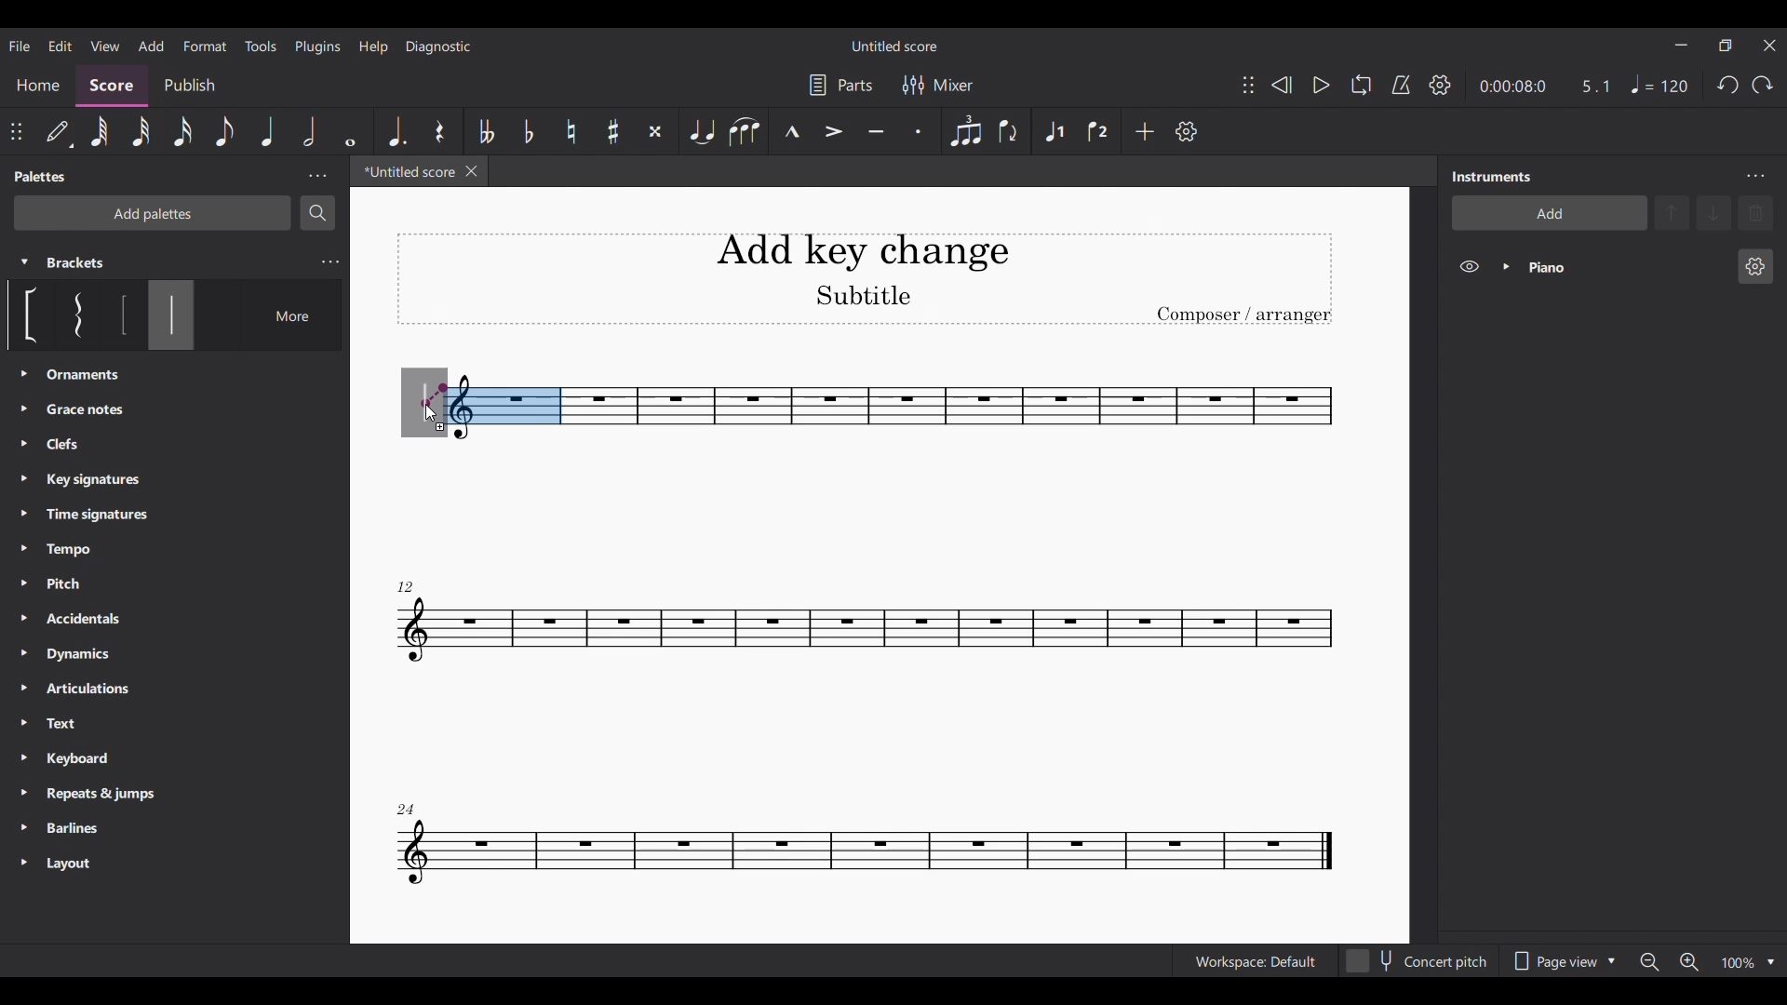 This screenshot has height=1005, width=1787. What do you see at coordinates (15, 131) in the screenshot?
I see `Change position of toolbar` at bounding box center [15, 131].